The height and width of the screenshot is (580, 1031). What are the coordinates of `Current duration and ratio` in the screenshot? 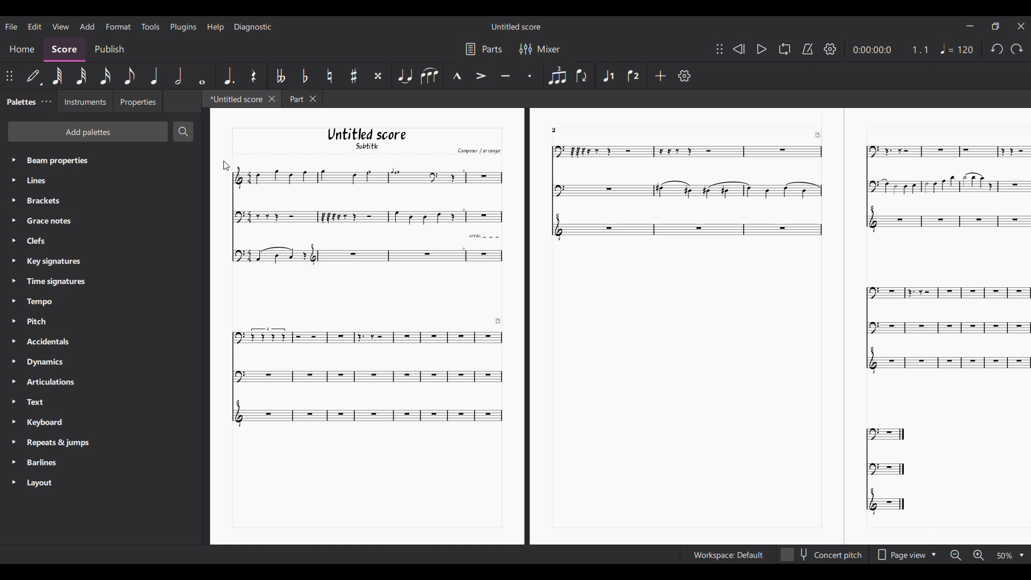 It's located at (891, 49).